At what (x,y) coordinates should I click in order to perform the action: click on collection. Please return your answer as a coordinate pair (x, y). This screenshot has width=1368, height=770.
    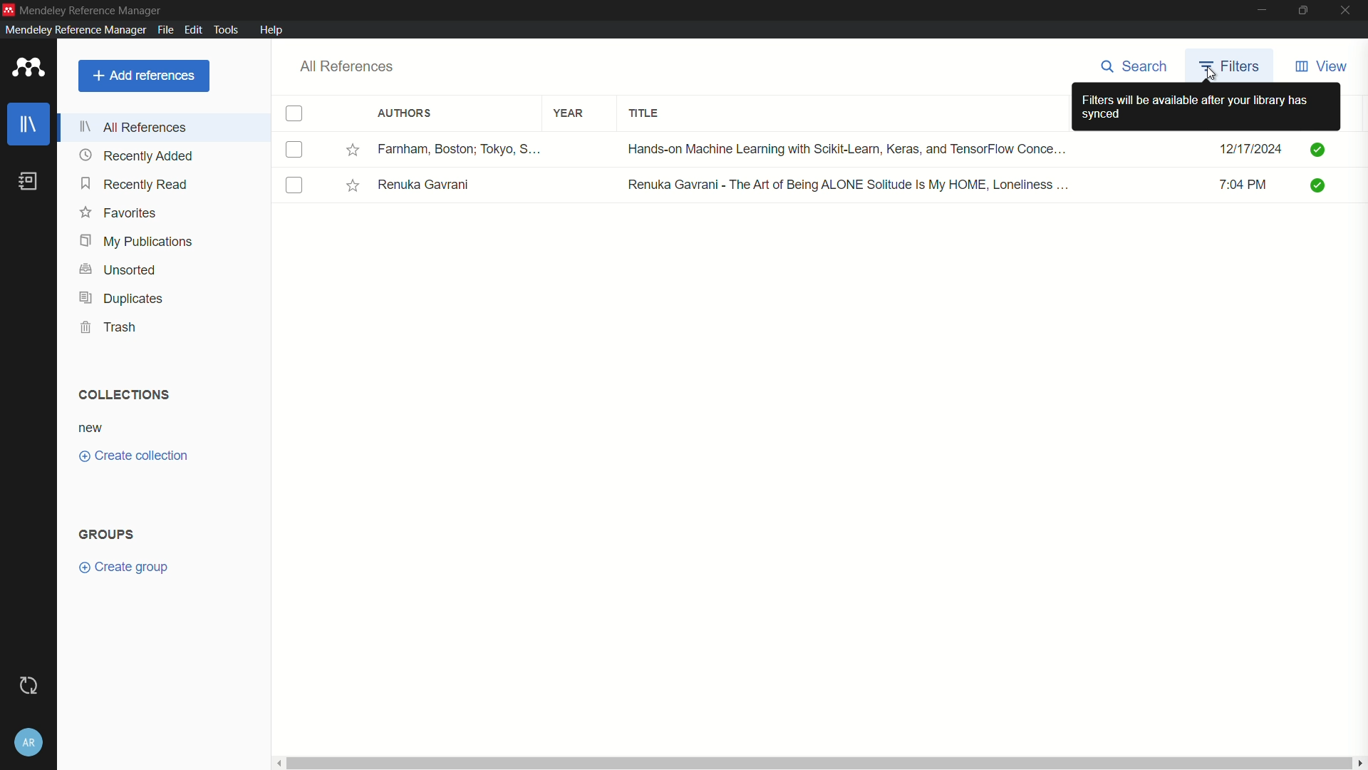
    Looking at the image, I should click on (123, 395).